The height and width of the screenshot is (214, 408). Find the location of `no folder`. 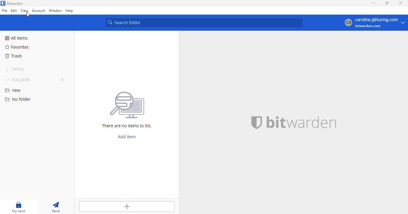

no folder is located at coordinates (17, 99).